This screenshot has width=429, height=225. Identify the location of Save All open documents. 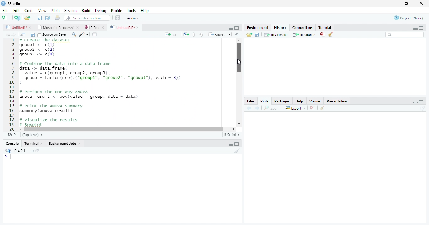
(47, 18).